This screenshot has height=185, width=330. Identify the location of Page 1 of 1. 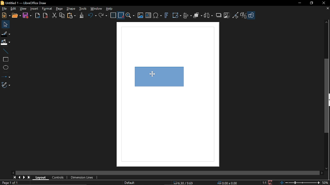
(10, 183).